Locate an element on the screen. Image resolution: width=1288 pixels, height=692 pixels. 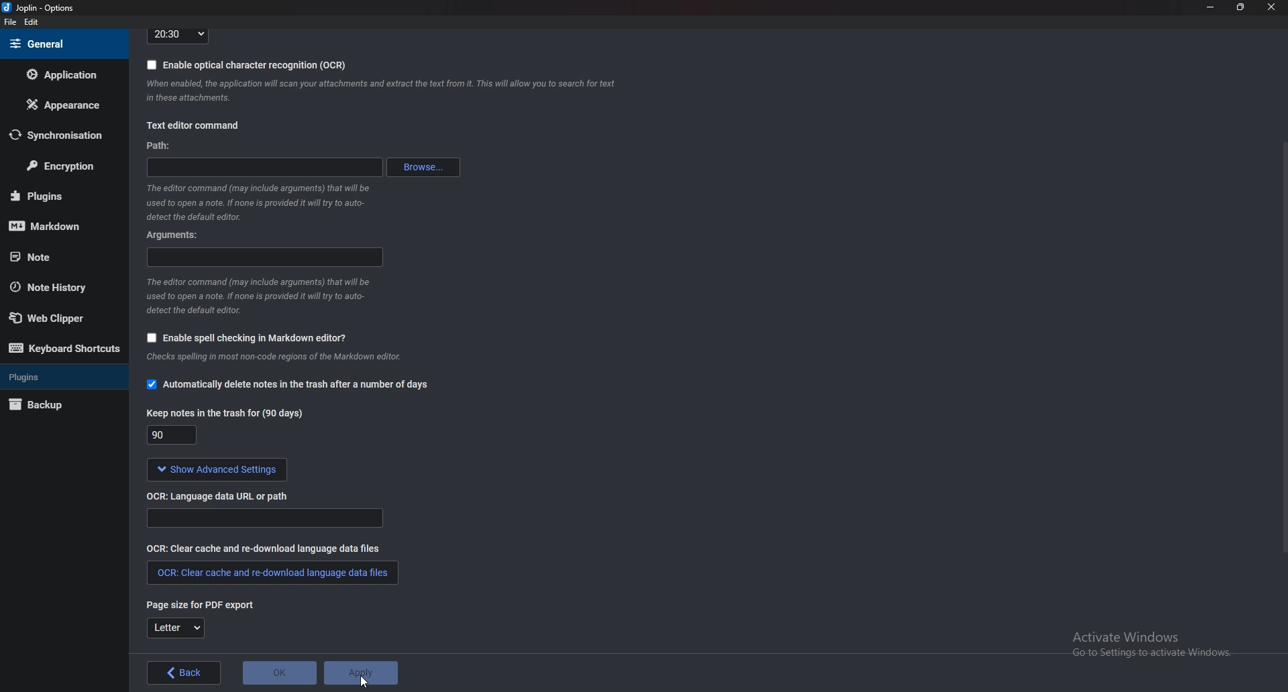
Keep notes in the trash for is located at coordinates (174, 437).